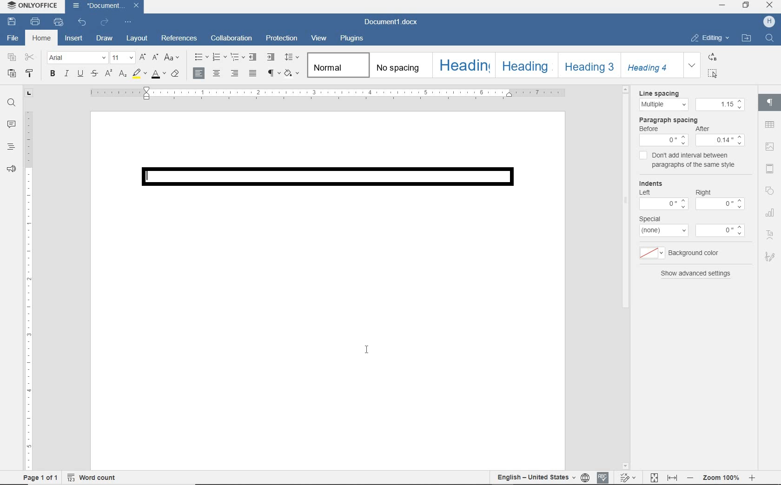 This screenshot has height=485, width=781. What do you see at coordinates (689, 254) in the screenshot?
I see `background color` at bounding box center [689, 254].